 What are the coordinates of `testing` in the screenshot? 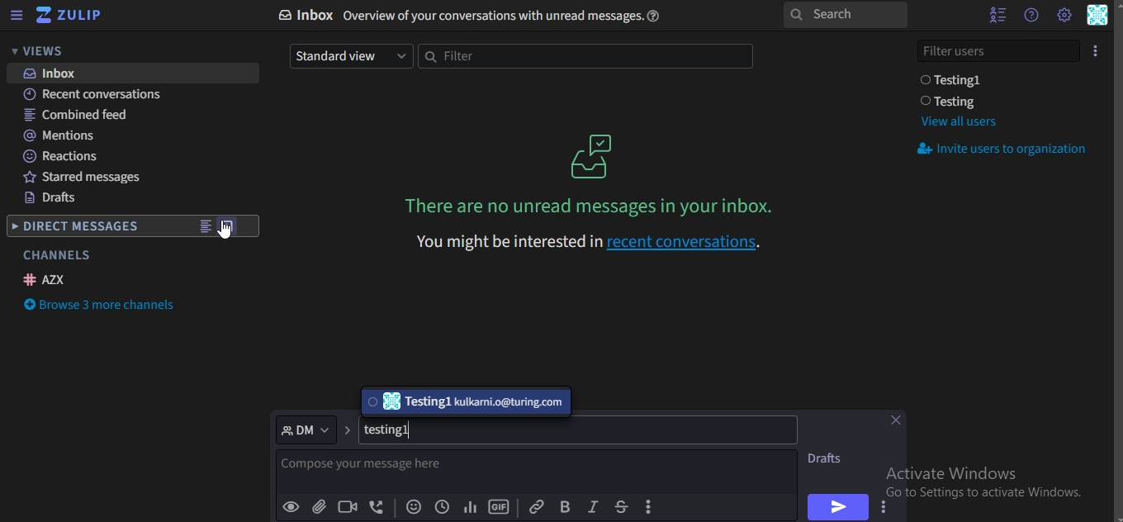 It's located at (952, 102).